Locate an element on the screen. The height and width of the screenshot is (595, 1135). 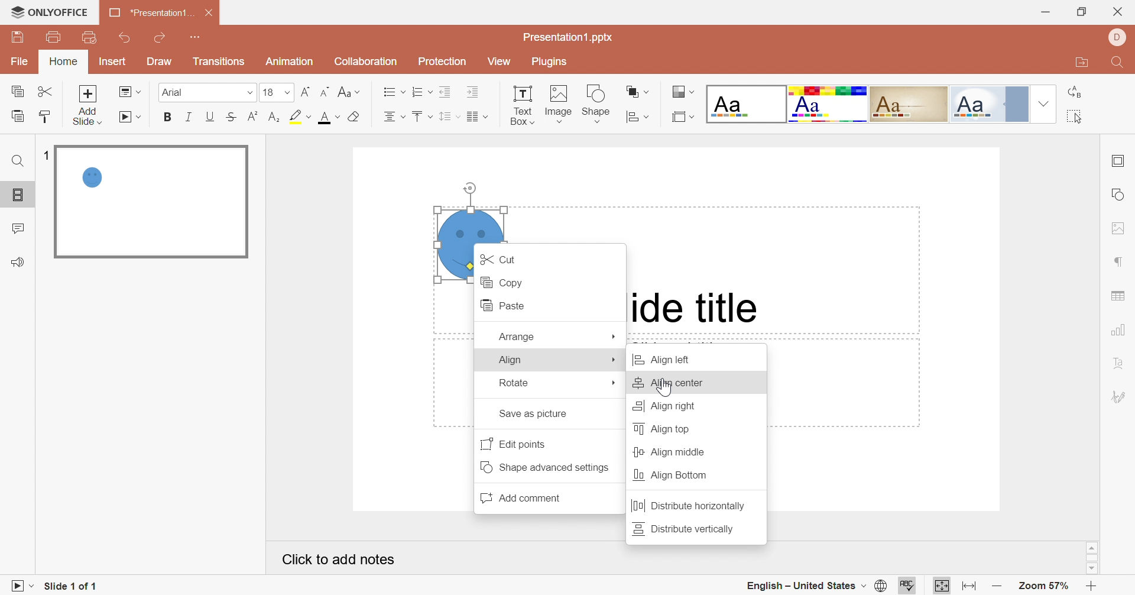
Cut is located at coordinates (47, 91).